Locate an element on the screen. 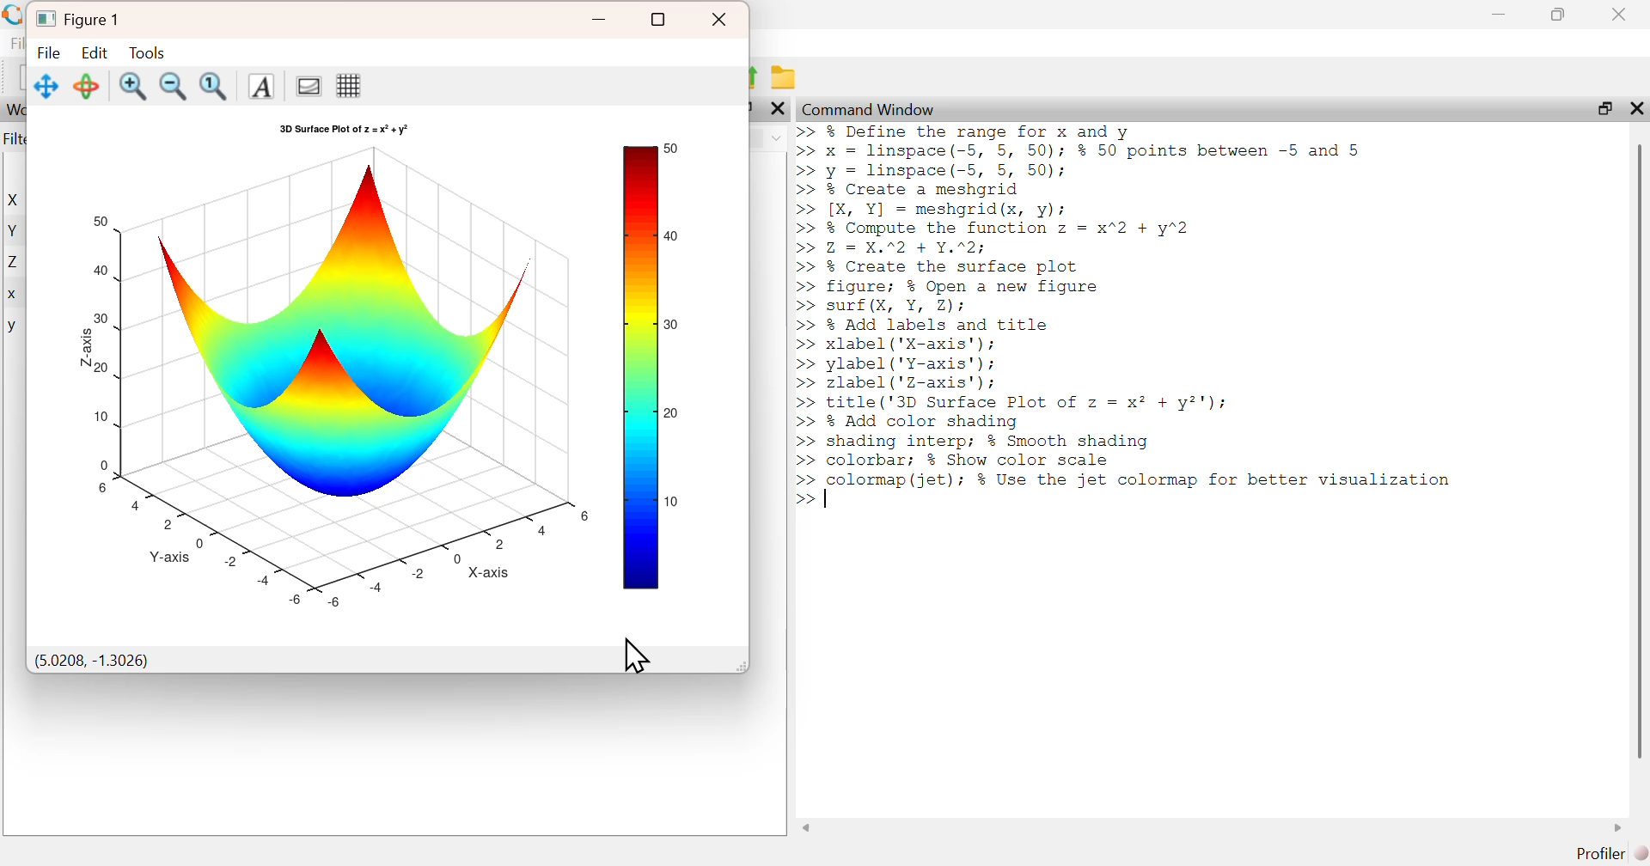 The image size is (1650, 866). Tools is located at coordinates (146, 52).